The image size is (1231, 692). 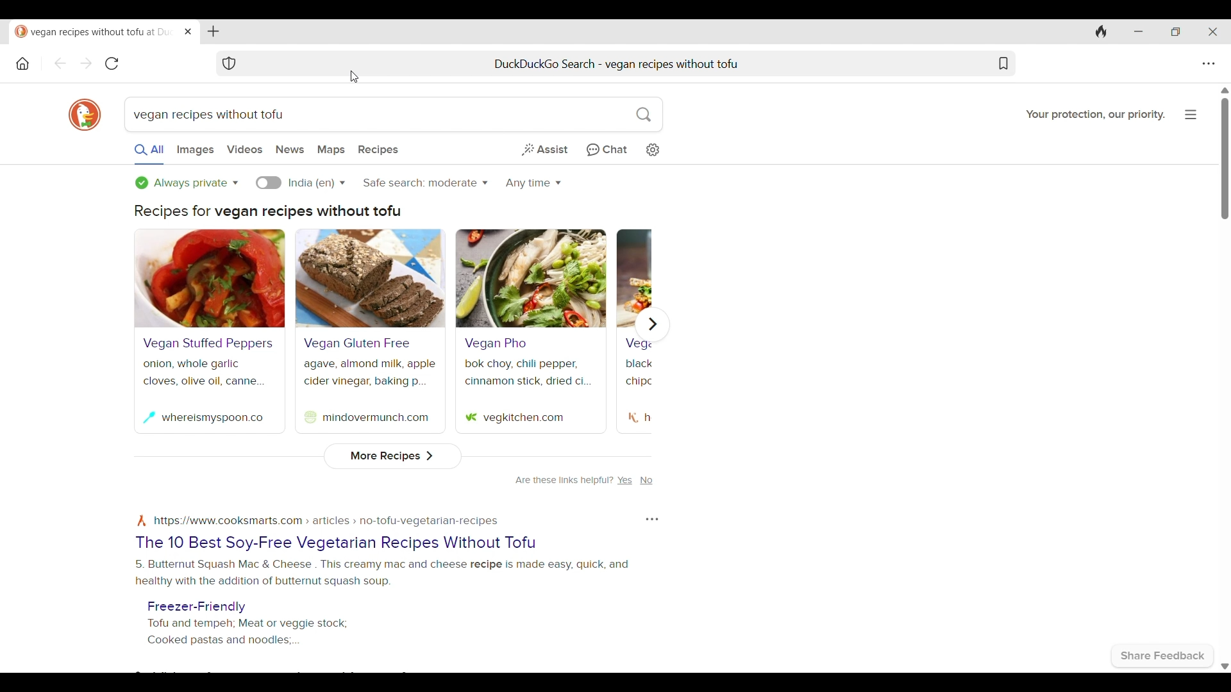 What do you see at coordinates (188, 31) in the screenshot?
I see `Close current open tab` at bounding box center [188, 31].